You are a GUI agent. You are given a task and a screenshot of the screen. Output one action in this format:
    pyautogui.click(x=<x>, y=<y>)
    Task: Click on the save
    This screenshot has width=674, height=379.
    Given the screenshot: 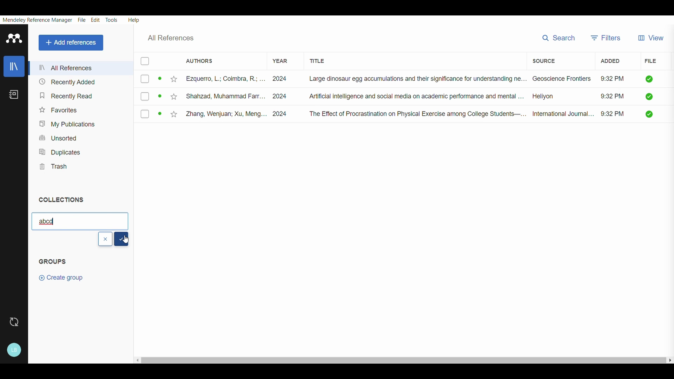 What is the action you would take?
    pyautogui.click(x=123, y=239)
    